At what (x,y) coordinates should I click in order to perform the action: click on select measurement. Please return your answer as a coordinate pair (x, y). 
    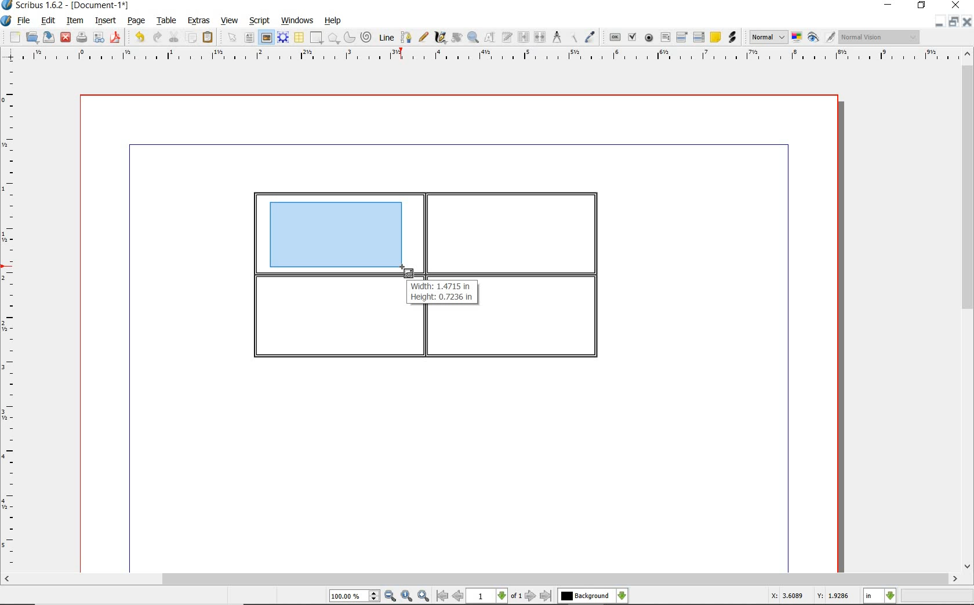
    Looking at the image, I should click on (880, 596).